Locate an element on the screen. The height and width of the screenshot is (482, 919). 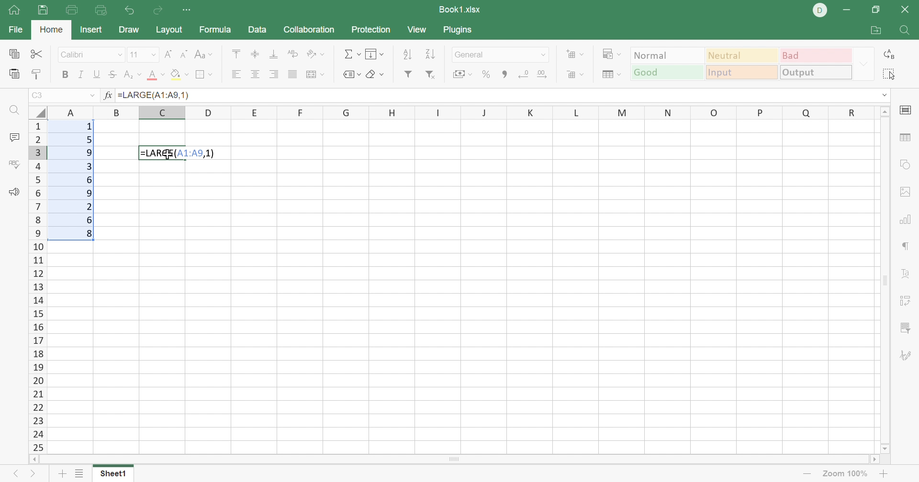
Italic is located at coordinates (81, 74).